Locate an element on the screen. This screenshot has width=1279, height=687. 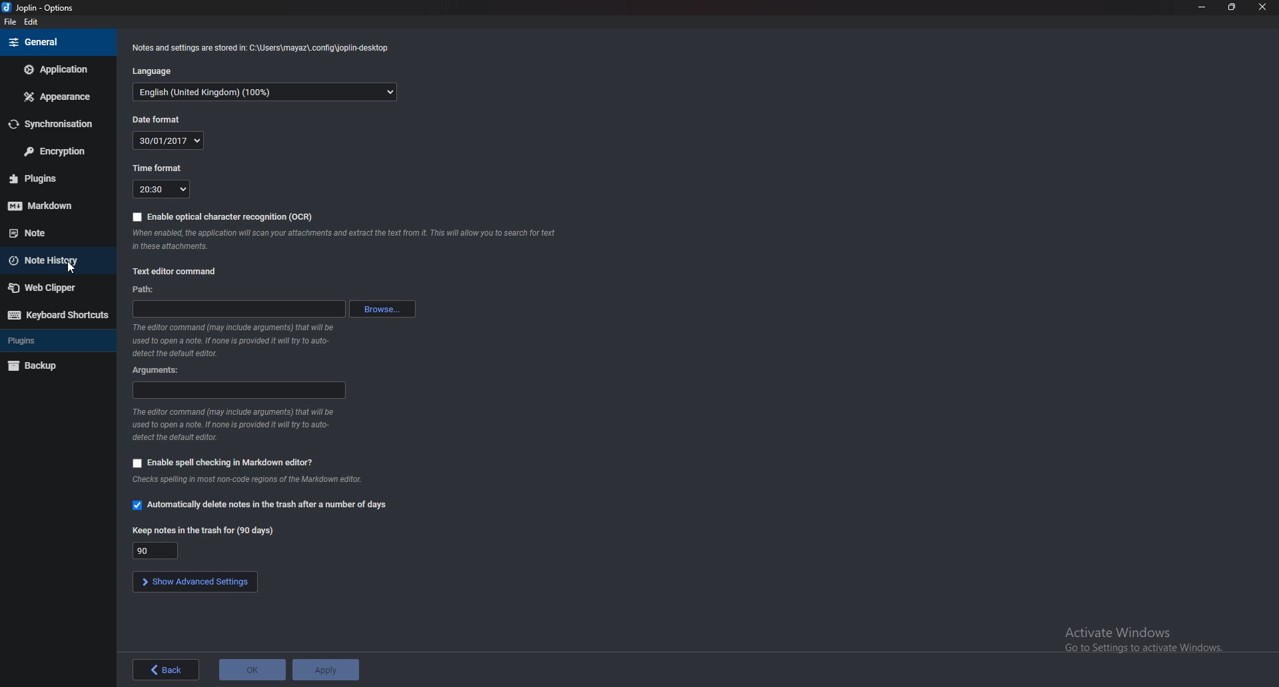
Appearance is located at coordinates (59, 97).